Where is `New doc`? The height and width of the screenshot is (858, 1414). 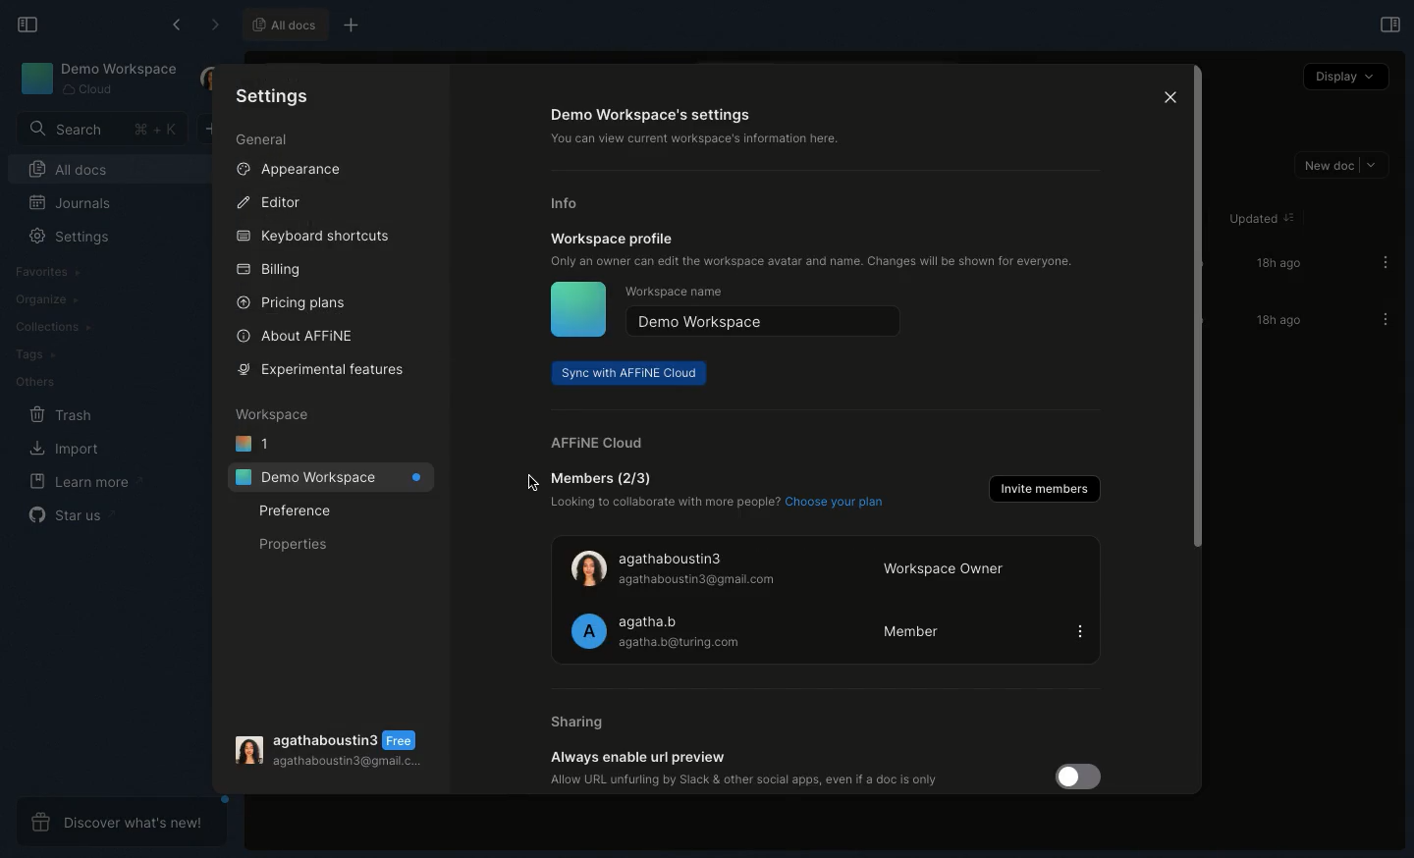 New doc is located at coordinates (1340, 166).